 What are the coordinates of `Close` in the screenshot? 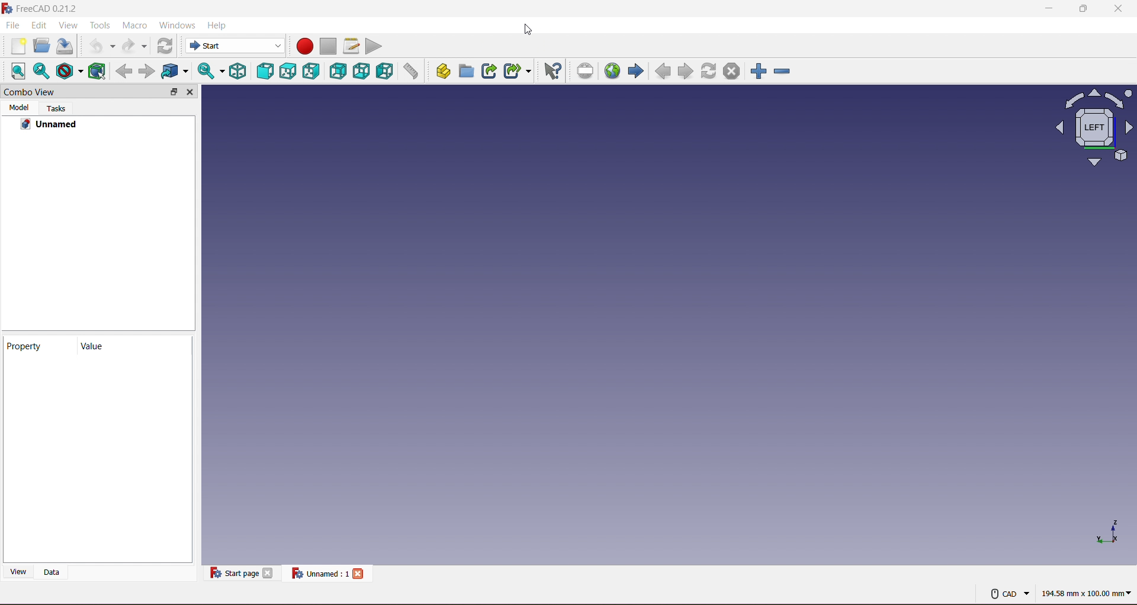 It's located at (268, 572).